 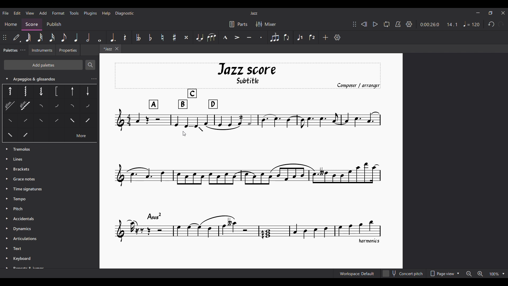 I want to click on Add menu, so click(x=43, y=13).